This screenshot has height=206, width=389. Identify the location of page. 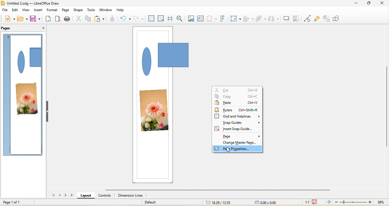
(65, 10).